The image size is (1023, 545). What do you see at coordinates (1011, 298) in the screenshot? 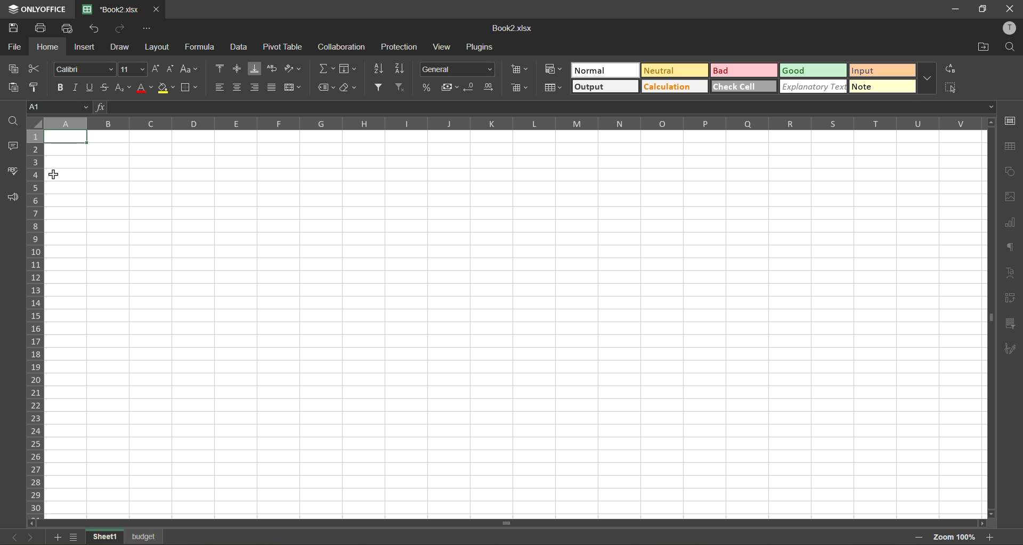
I see `pivot table` at bounding box center [1011, 298].